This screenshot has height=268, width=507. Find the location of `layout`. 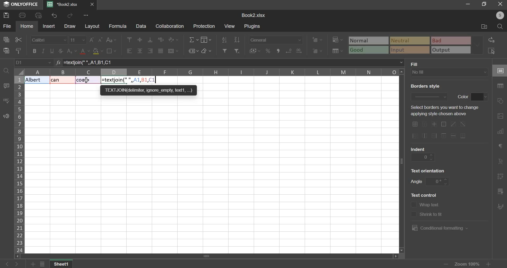

layout is located at coordinates (92, 26).